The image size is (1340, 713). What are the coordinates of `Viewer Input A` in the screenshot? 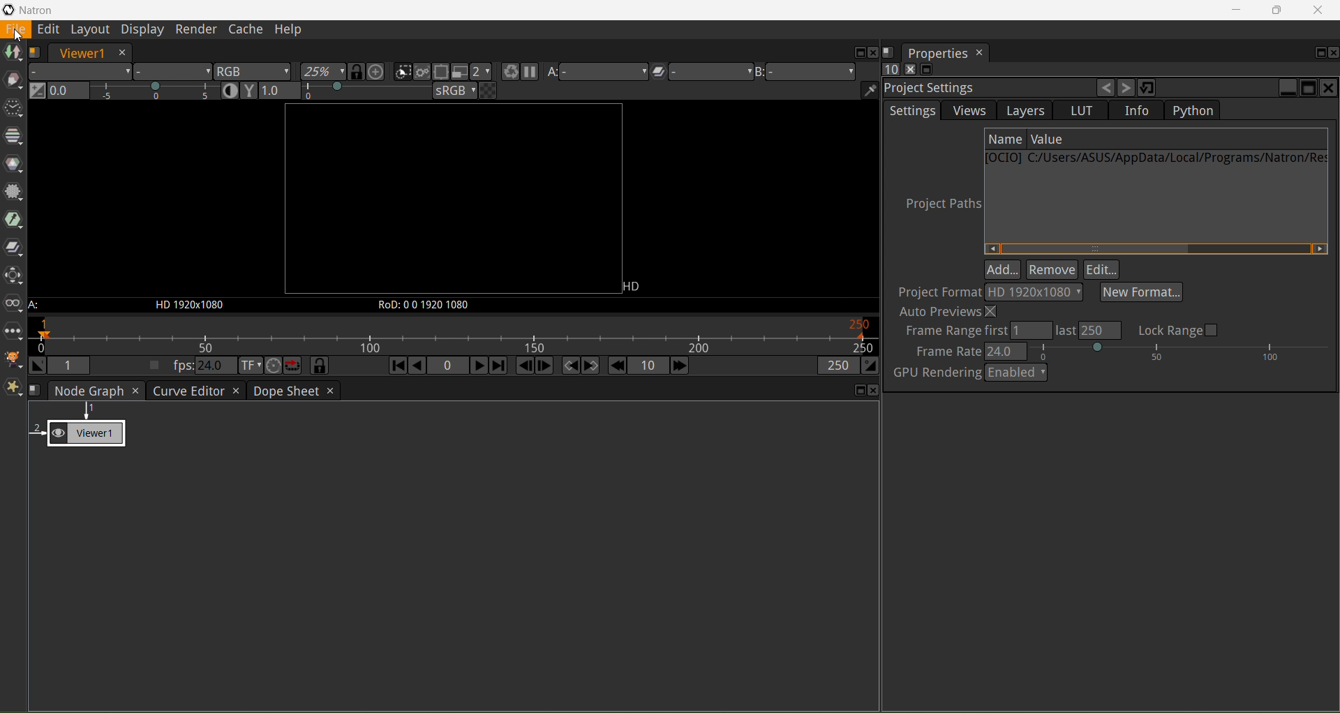 It's located at (36, 306).